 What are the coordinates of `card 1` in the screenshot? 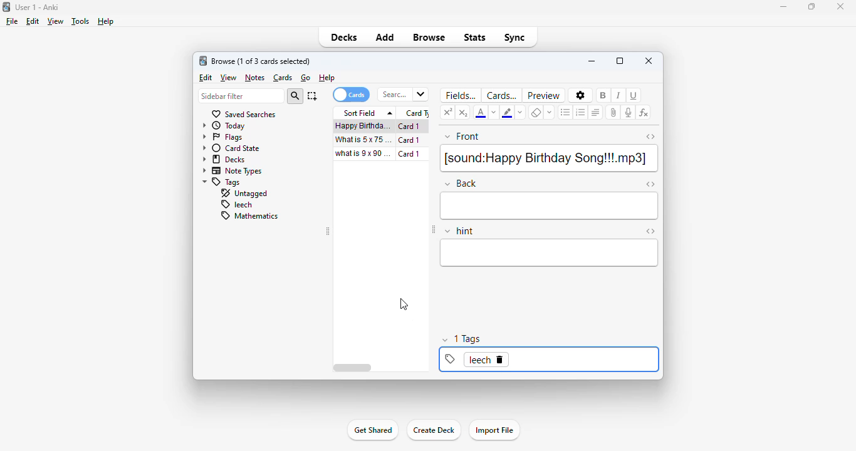 It's located at (412, 127).